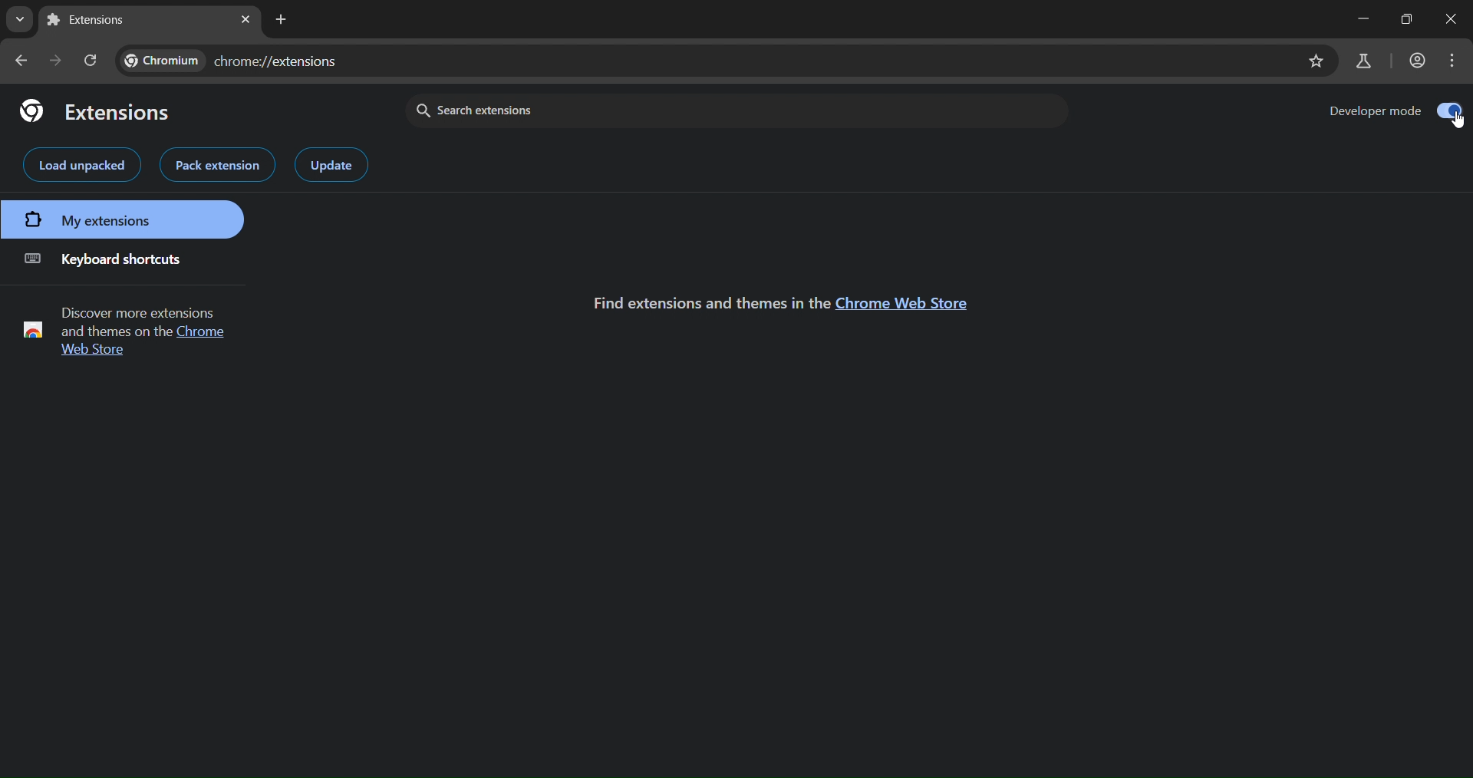  What do you see at coordinates (1396, 110) in the screenshot?
I see `developer mode` at bounding box center [1396, 110].